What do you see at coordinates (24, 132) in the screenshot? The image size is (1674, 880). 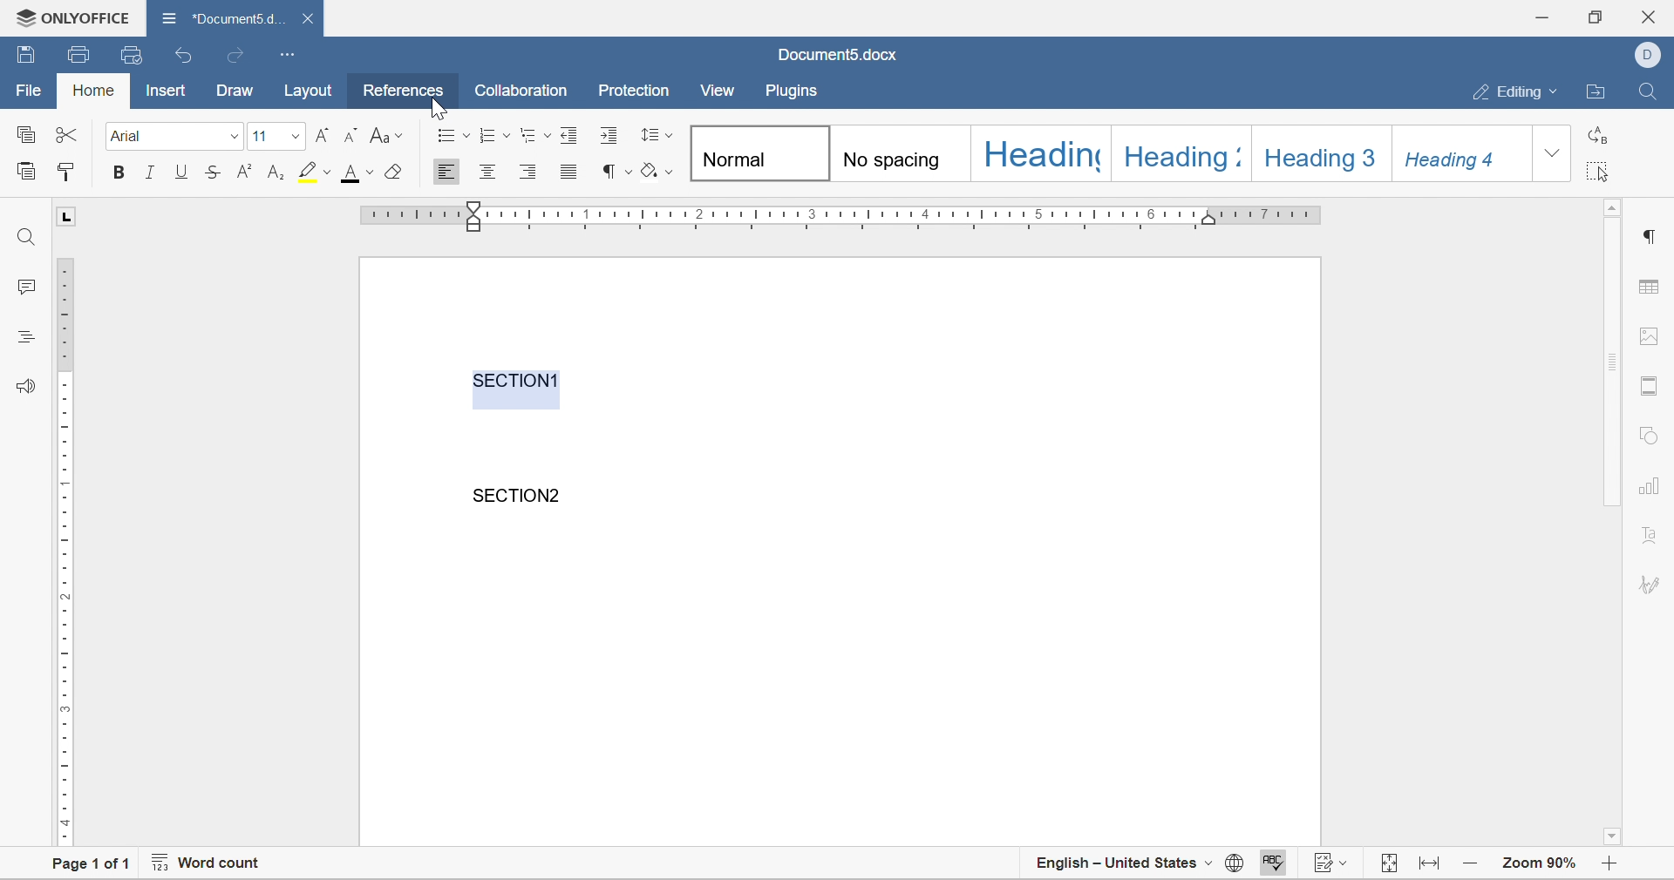 I see `copy` at bounding box center [24, 132].